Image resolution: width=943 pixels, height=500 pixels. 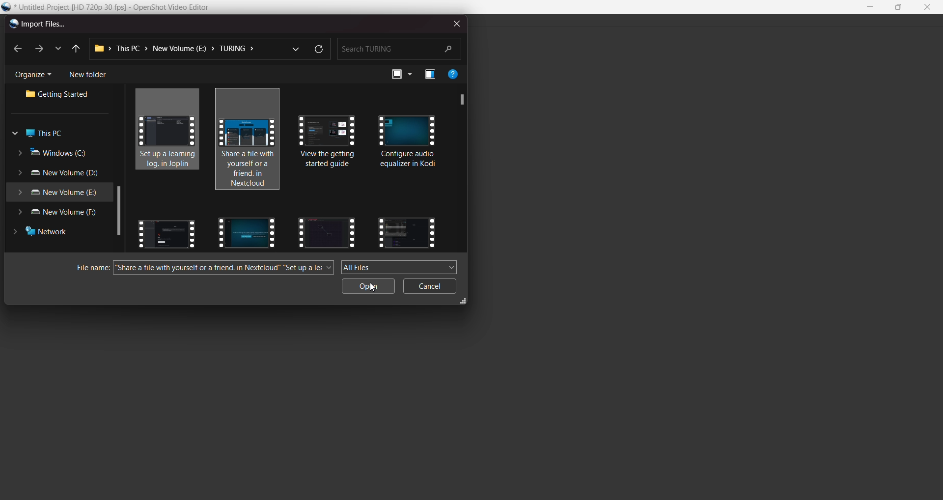 I want to click on dropdown, so click(x=295, y=48).